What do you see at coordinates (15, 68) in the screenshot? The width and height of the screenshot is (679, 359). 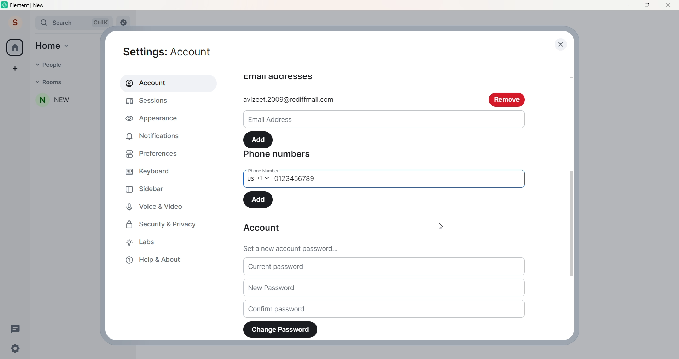 I see `Create a space` at bounding box center [15, 68].